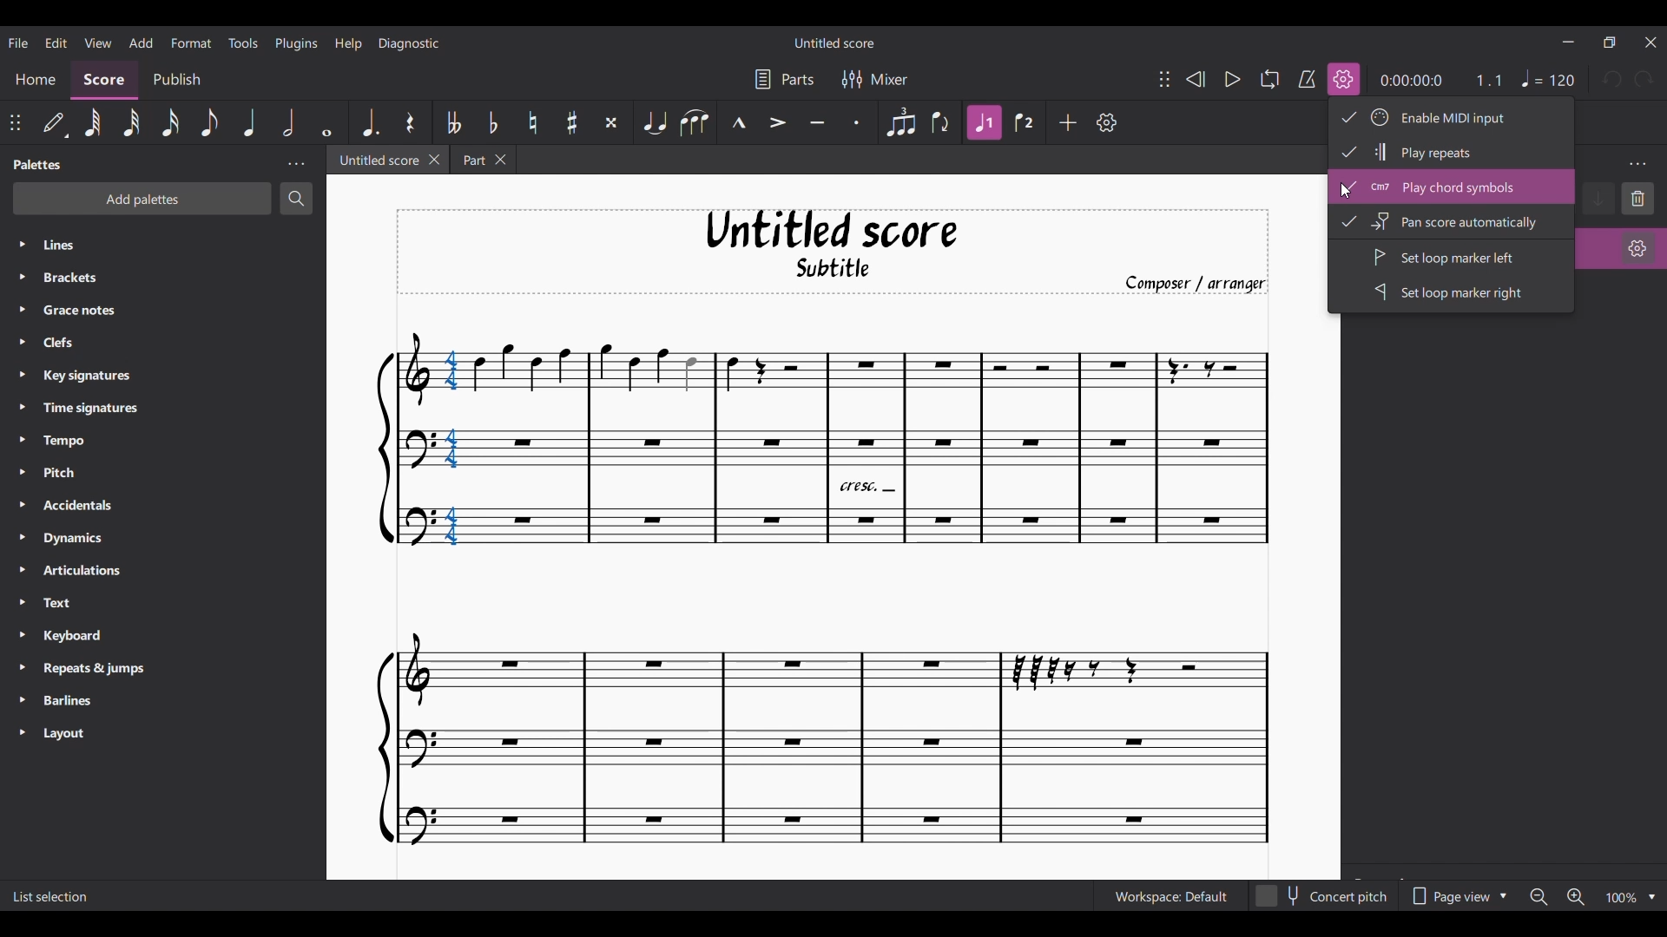 The height and width of the screenshot is (937, 1667). What do you see at coordinates (92, 123) in the screenshot?
I see `64th note` at bounding box center [92, 123].